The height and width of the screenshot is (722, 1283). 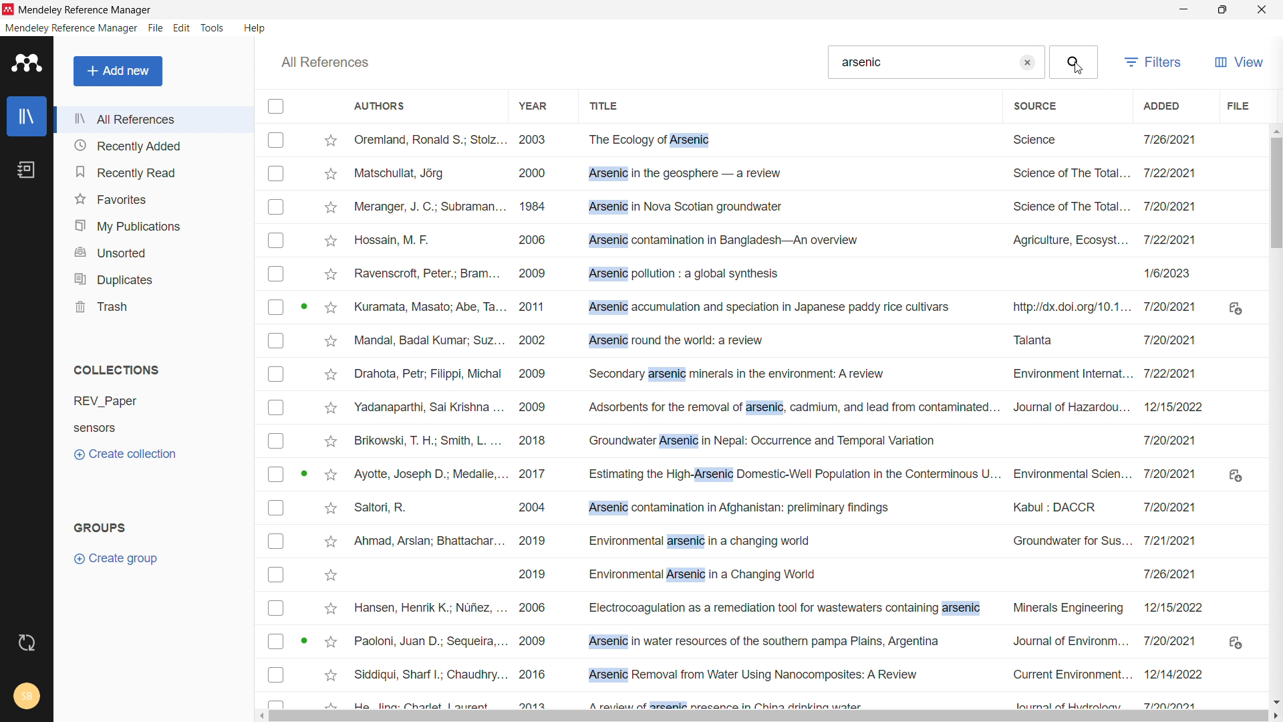 What do you see at coordinates (328, 576) in the screenshot?
I see `Add to favorites` at bounding box center [328, 576].